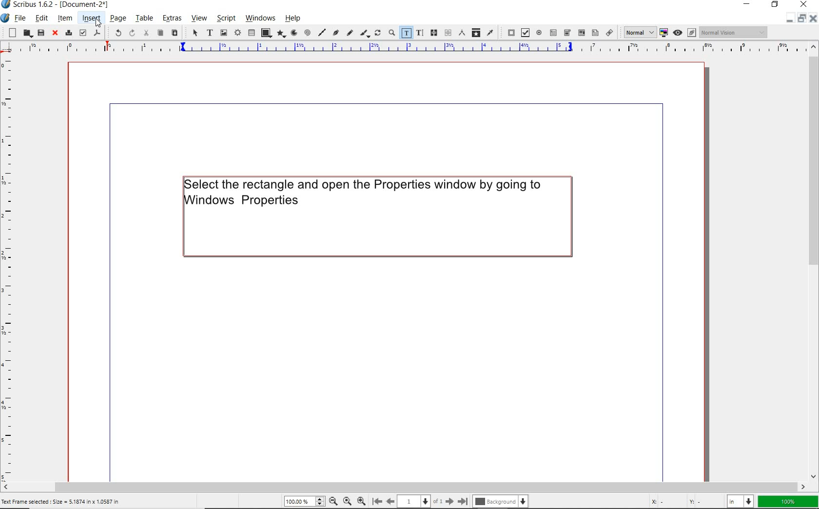 This screenshot has height=509, width=819. I want to click on 100.00%, so click(303, 501).